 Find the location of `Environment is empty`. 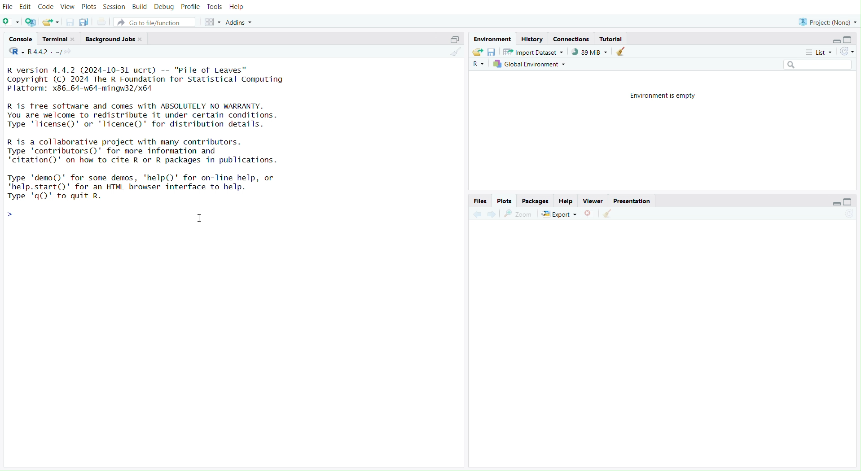

Environment is empty is located at coordinates (667, 95).